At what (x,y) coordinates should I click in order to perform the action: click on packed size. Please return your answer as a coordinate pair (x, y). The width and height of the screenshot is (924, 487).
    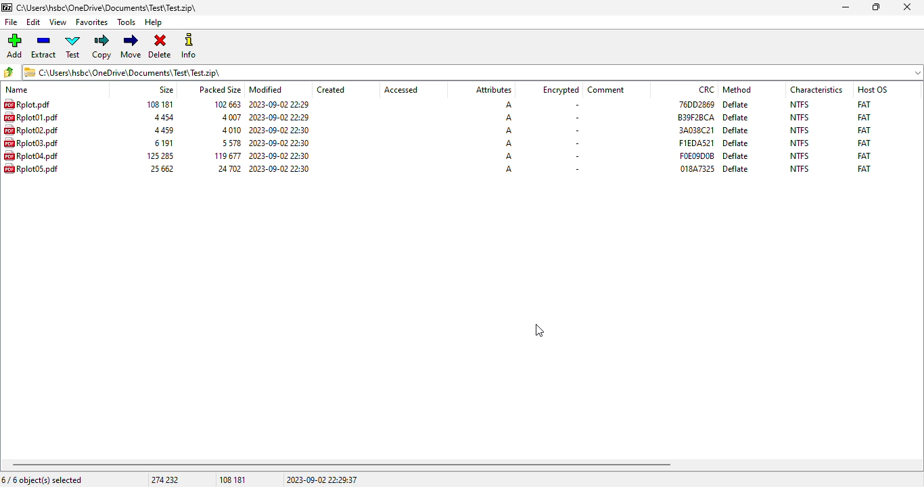
    Looking at the image, I should click on (225, 156).